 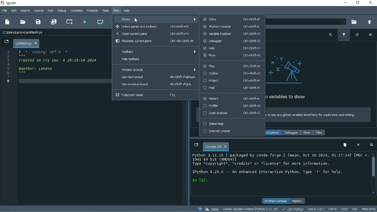 I want to click on No variables to show, so click(x=291, y=78).